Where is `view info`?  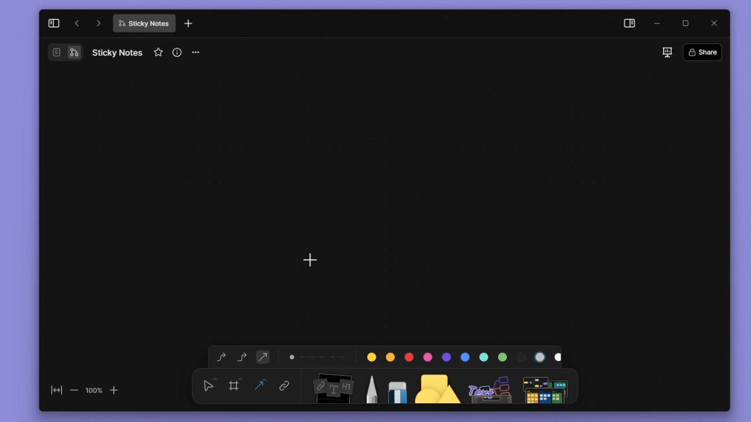 view info is located at coordinates (178, 52).